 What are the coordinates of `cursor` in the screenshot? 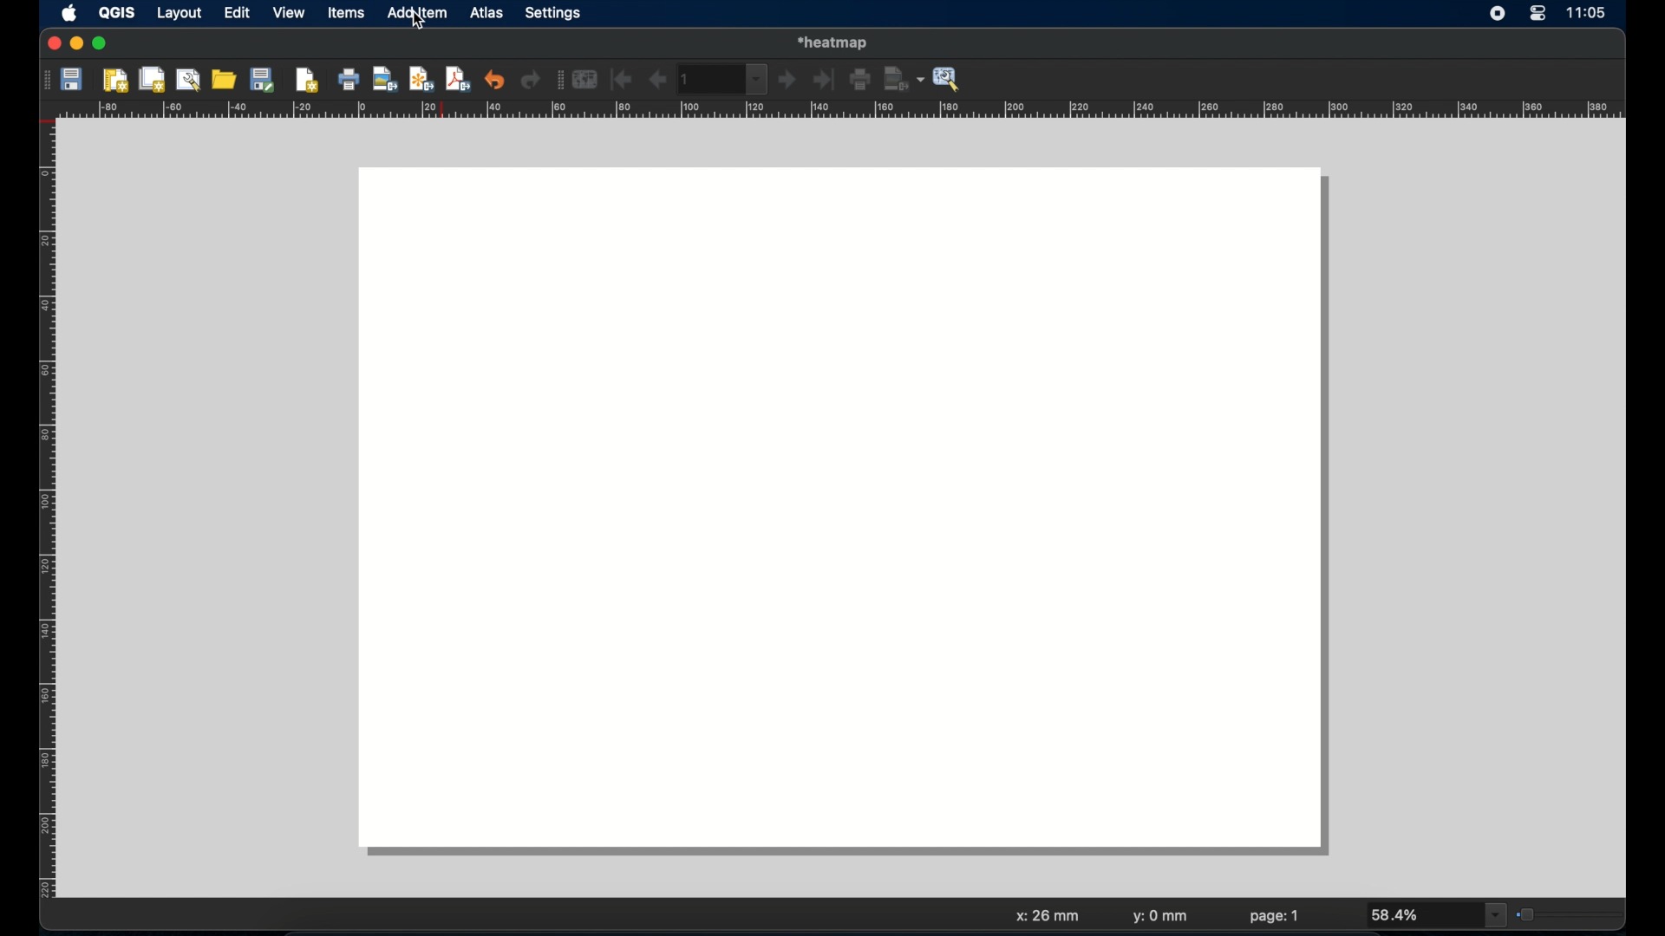 It's located at (418, 24).